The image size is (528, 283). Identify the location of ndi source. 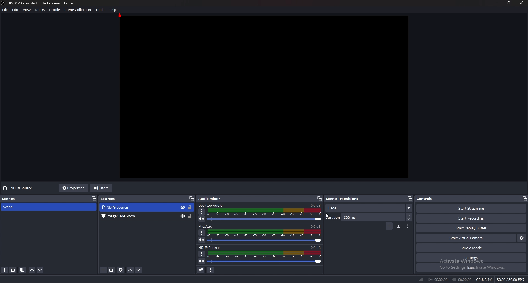
(213, 247).